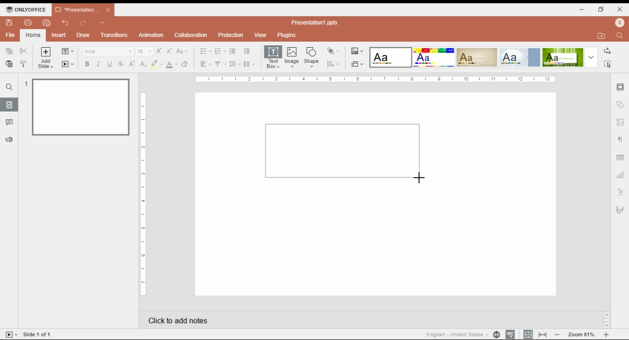 Image resolution: width=629 pixels, height=340 pixels. I want to click on minimize, so click(584, 10).